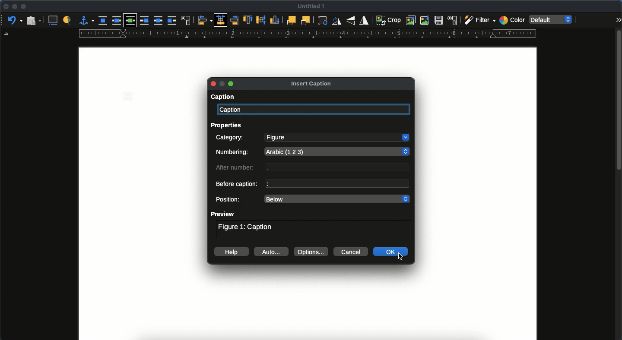 The width and height of the screenshot is (622, 340). Describe the element at coordinates (232, 84) in the screenshot. I see `maximize` at that location.